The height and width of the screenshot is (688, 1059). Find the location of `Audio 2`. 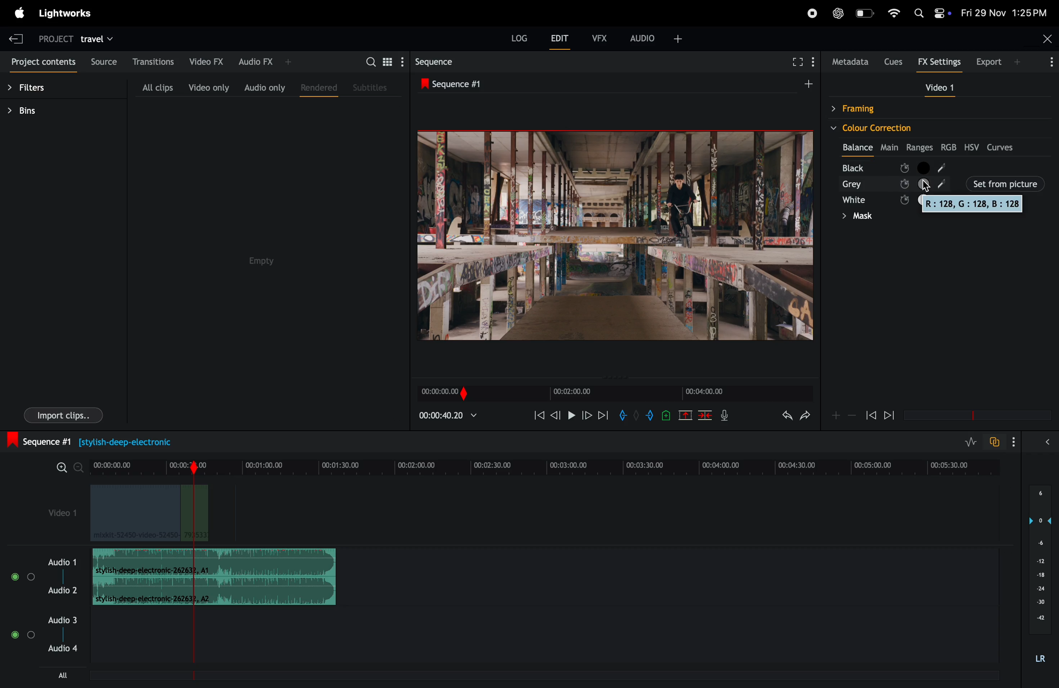

Audio 2 is located at coordinates (62, 590).